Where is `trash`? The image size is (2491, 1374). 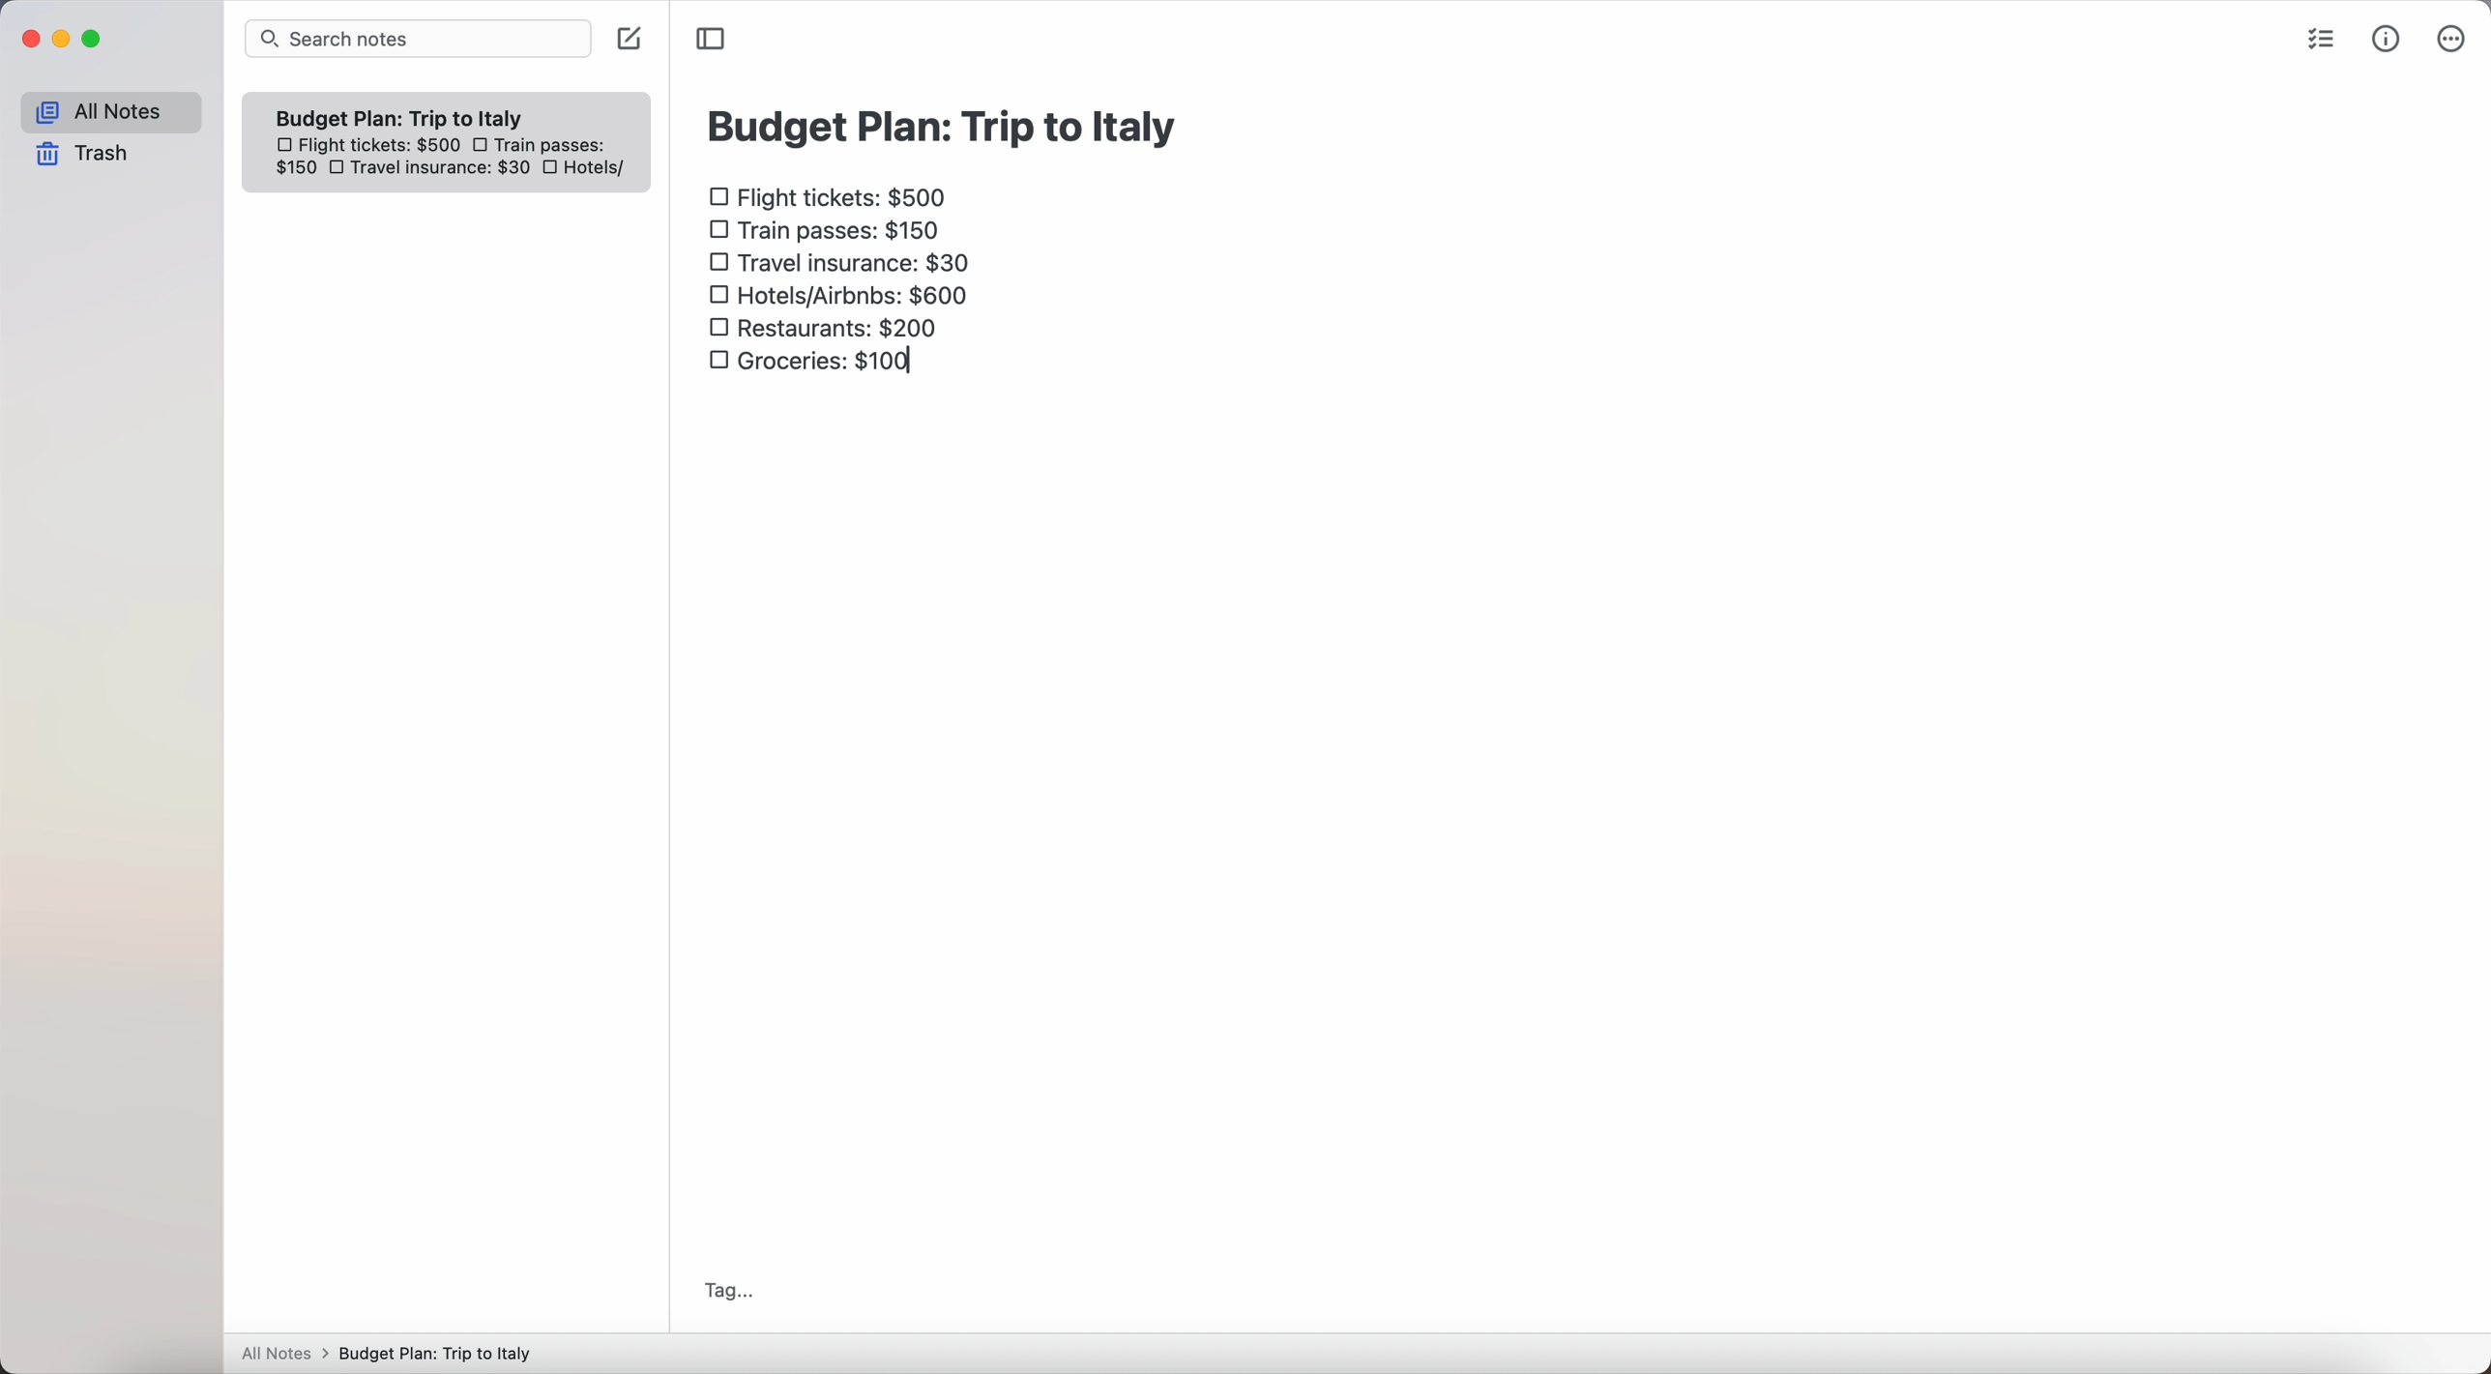 trash is located at coordinates (83, 154).